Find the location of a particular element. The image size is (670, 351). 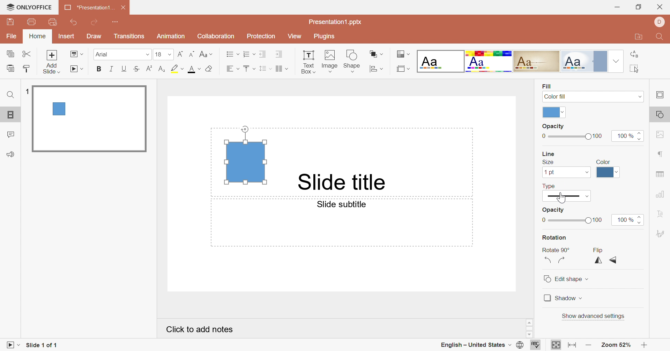

Replace is located at coordinates (634, 52).